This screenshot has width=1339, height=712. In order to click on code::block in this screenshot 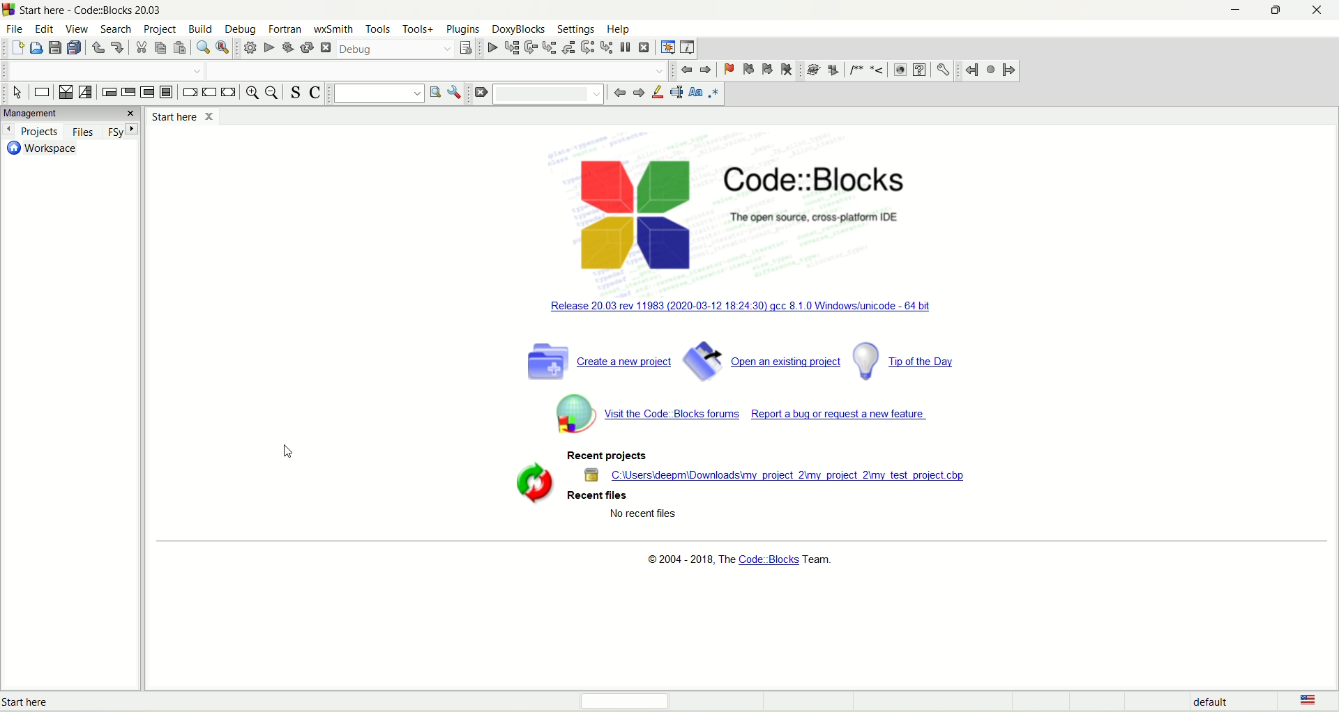, I will do `click(834, 193)`.